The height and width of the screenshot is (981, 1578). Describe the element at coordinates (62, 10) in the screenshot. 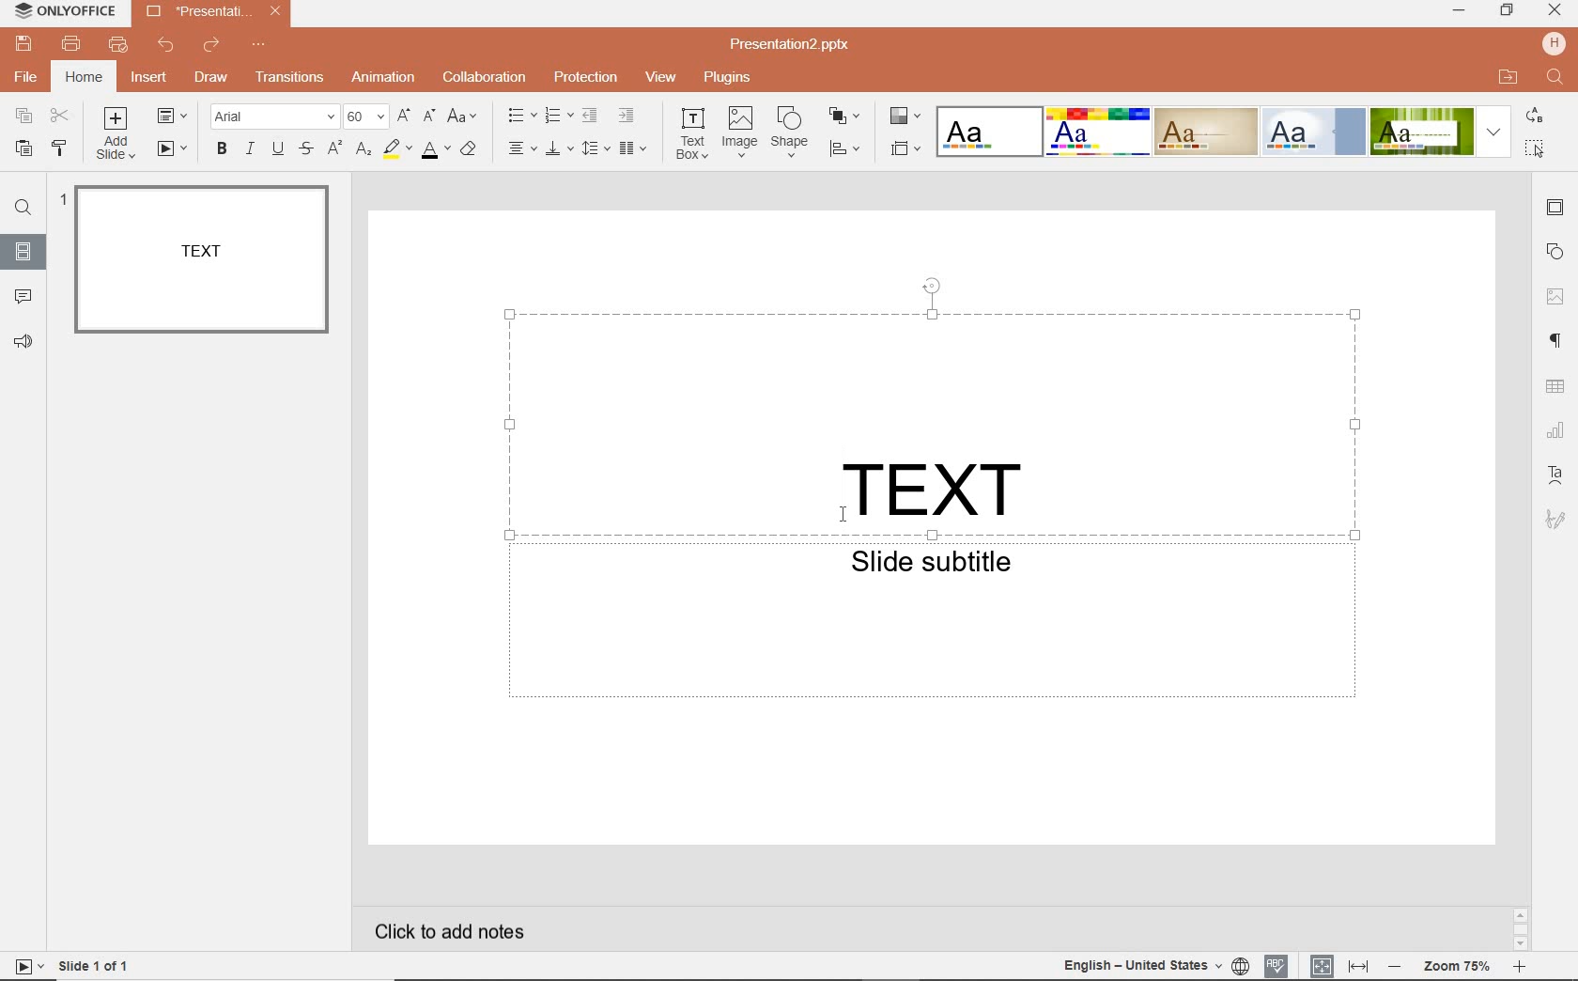

I see `SYSTEM NAME` at that location.